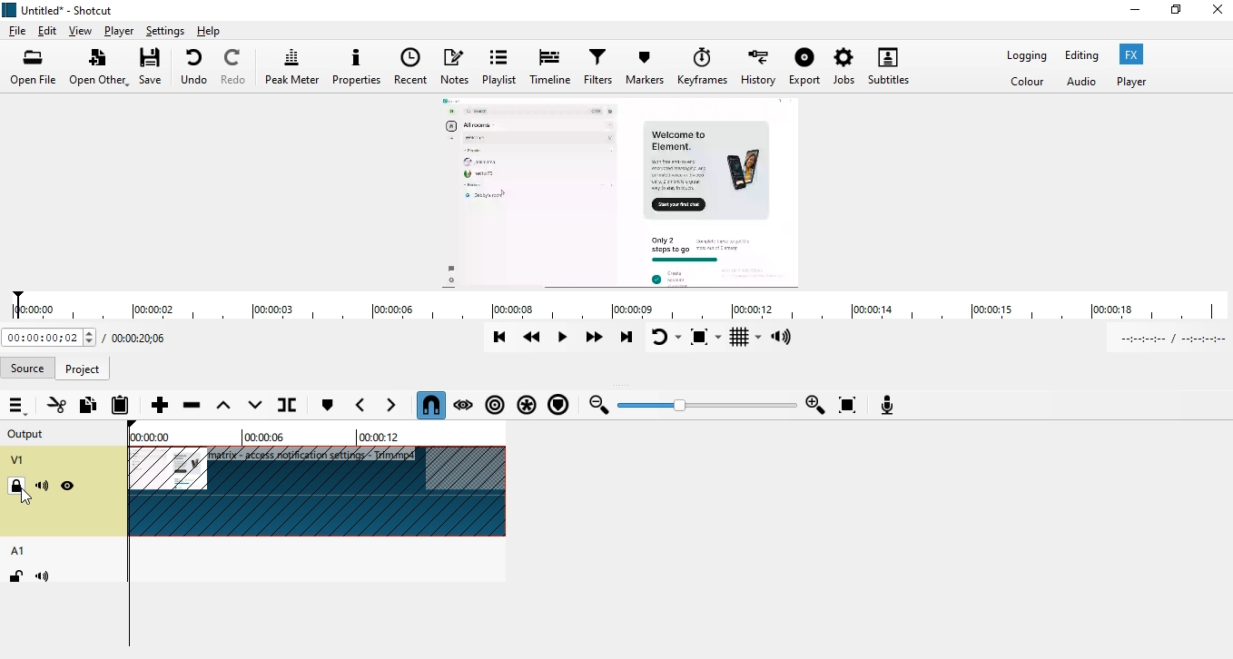 This screenshot has height=659, width=1233. Describe the element at coordinates (15, 575) in the screenshot. I see `lock` at that location.